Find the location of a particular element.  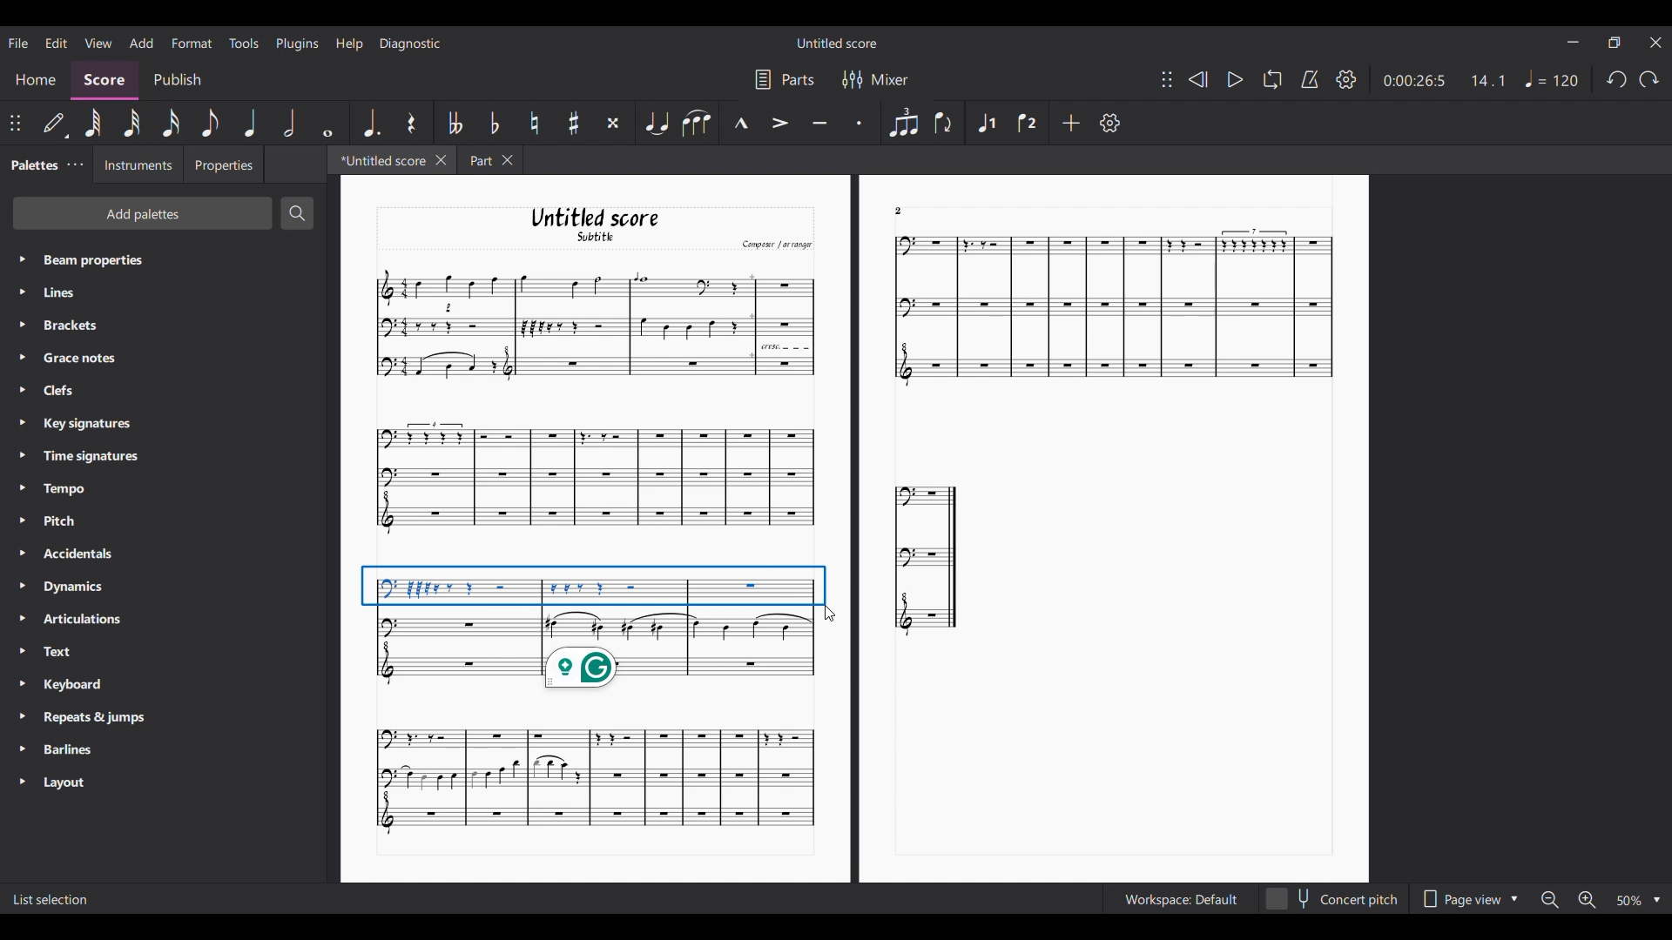

Help menu is located at coordinates (349, 44).